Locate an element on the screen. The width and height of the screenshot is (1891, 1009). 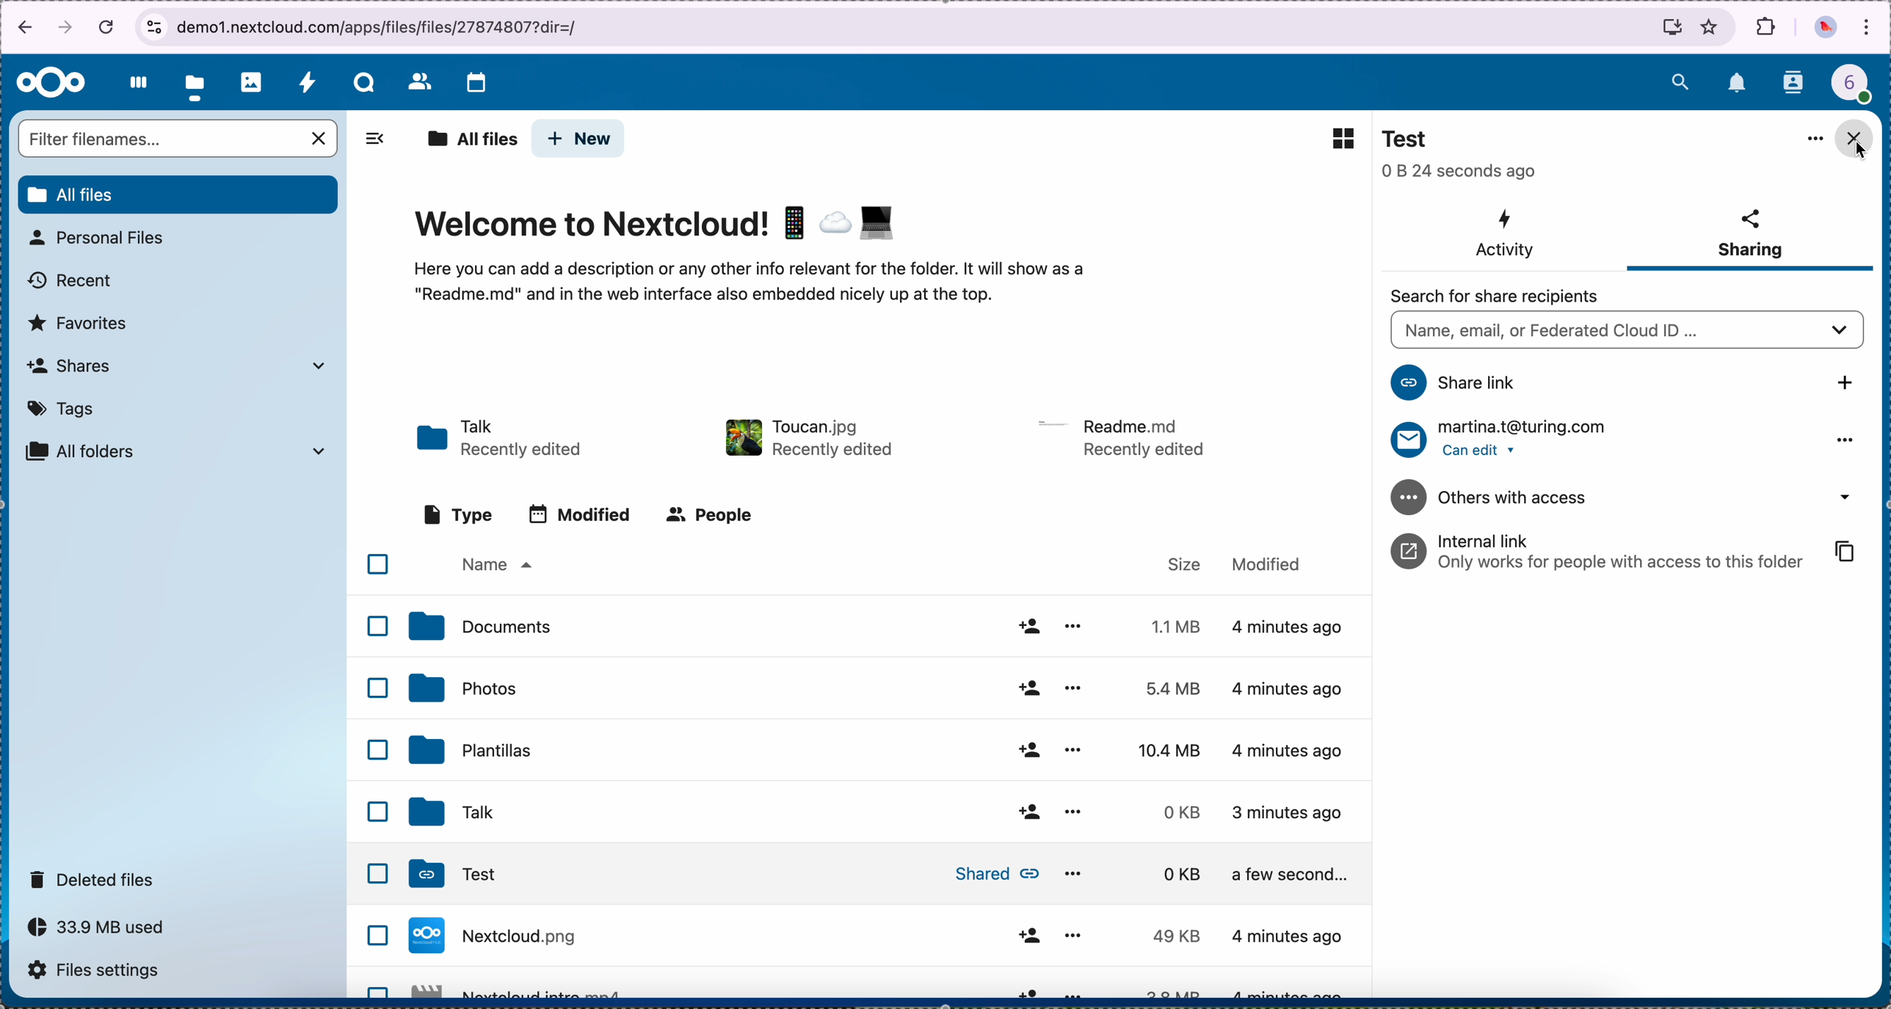
photos folder is located at coordinates (882, 688).